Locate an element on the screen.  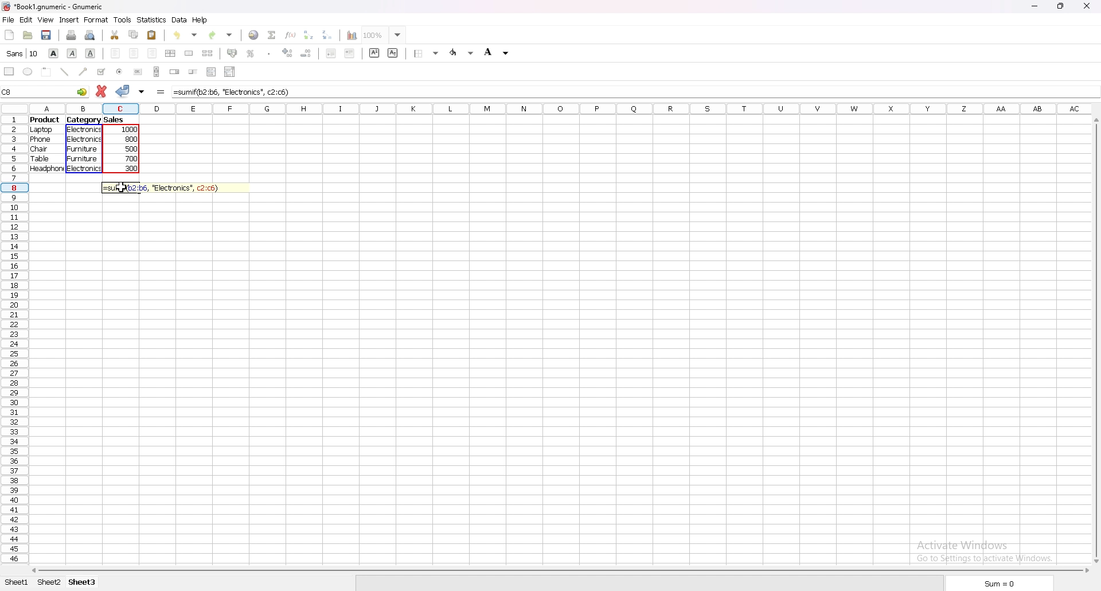
phone is located at coordinates (40, 139).